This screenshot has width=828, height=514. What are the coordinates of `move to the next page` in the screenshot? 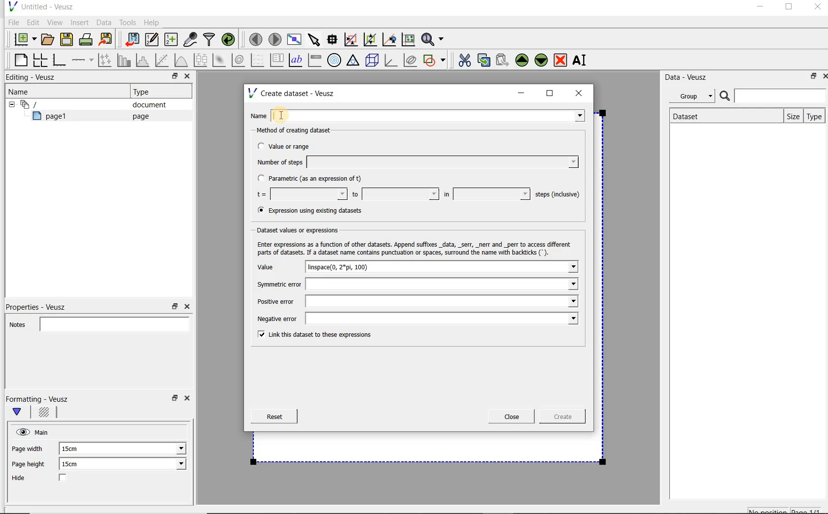 It's located at (275, 39).